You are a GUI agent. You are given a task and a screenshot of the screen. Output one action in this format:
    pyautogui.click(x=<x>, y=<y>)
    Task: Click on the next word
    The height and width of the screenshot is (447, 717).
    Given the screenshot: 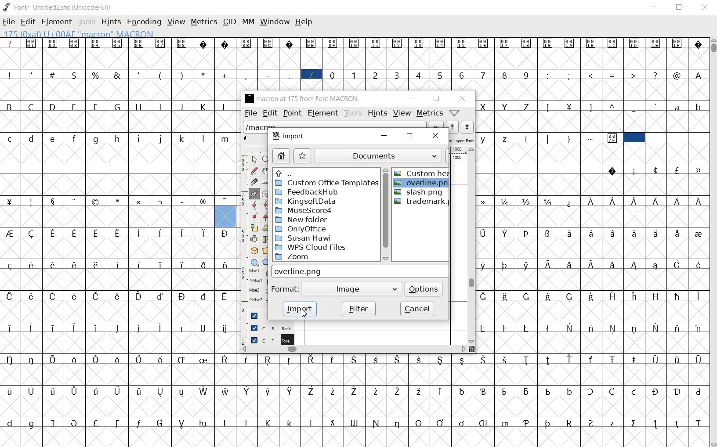 What is the action you would take?
    pyautogui.click(x=468, y=127)
    